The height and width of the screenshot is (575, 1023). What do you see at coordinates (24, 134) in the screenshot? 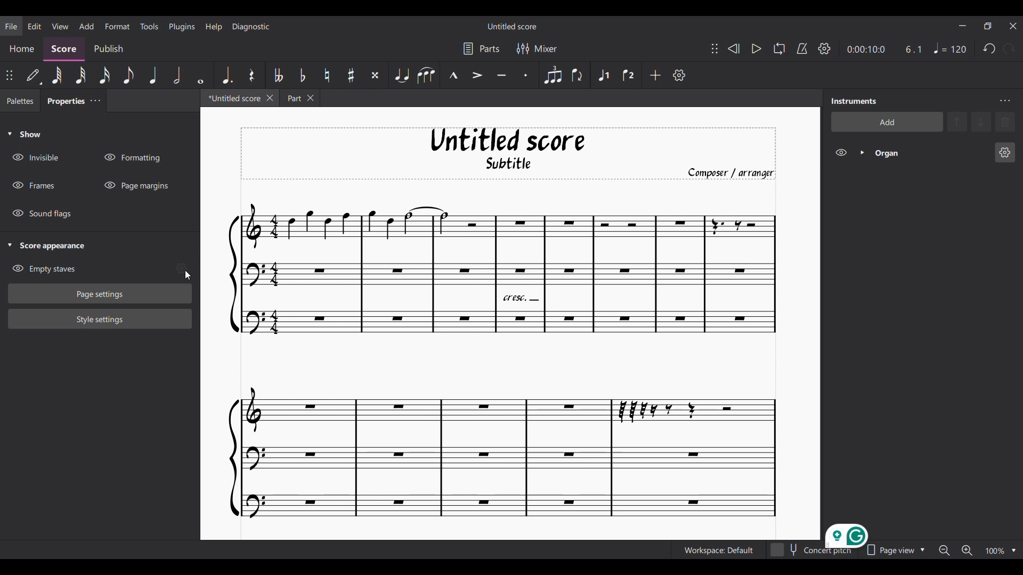
I see `Collapse Show` at bounding box center [24, 134].